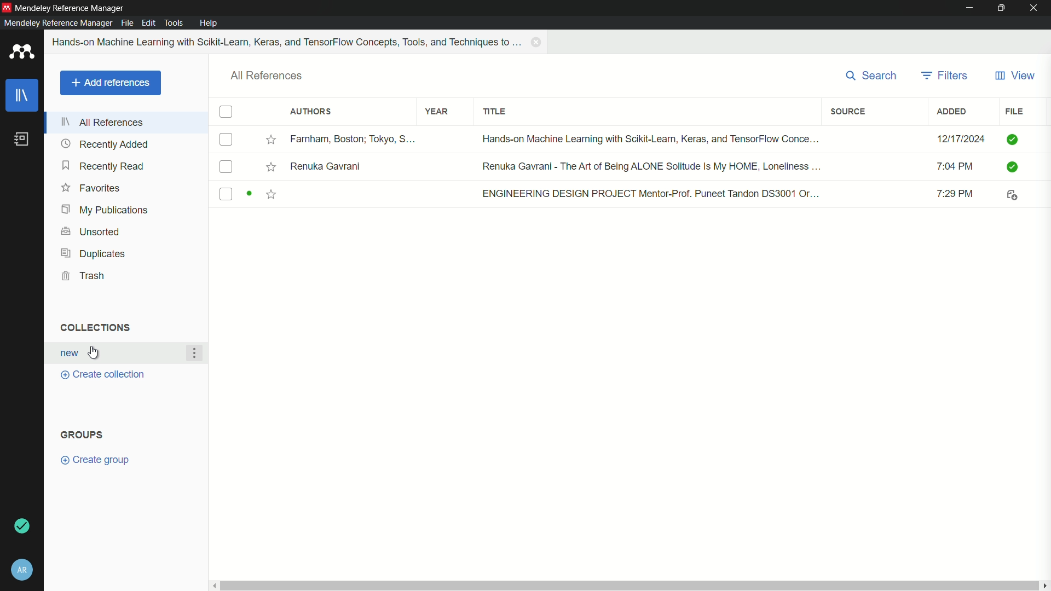 This screenshot has width=1051, height=591. I want to click on recently read, so click(105, 165).